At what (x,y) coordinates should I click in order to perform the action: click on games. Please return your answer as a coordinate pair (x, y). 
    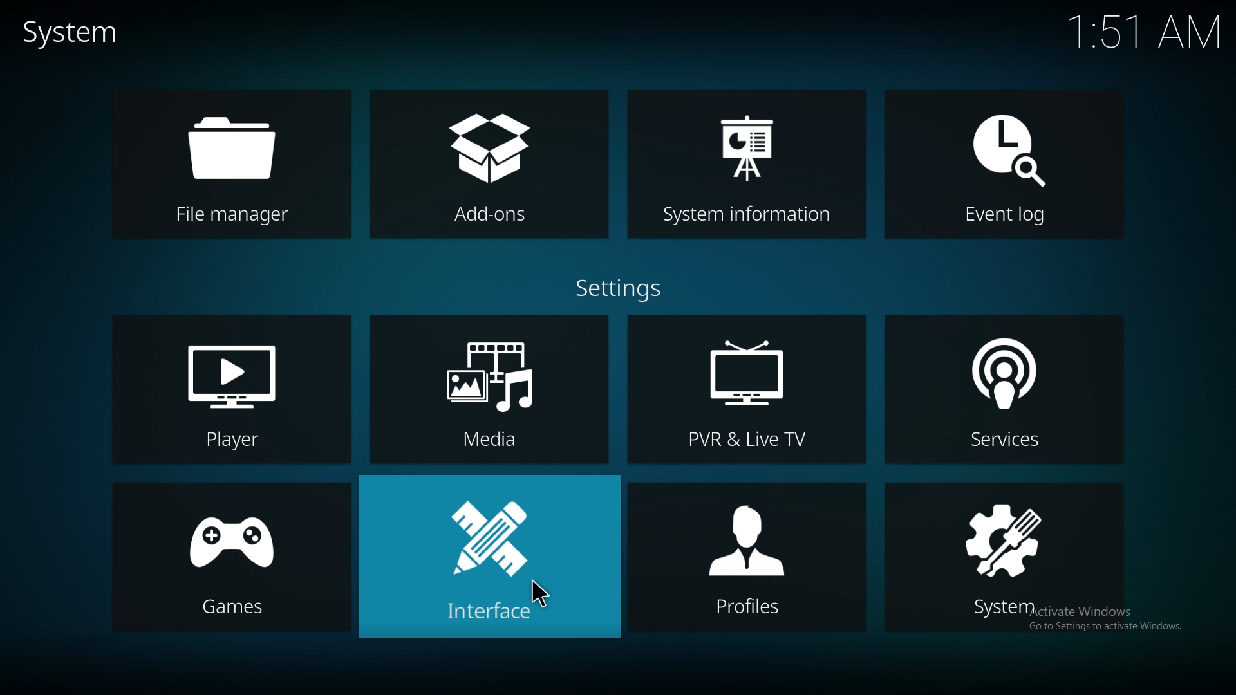
    Looking at the image, I should click on (230, 556).